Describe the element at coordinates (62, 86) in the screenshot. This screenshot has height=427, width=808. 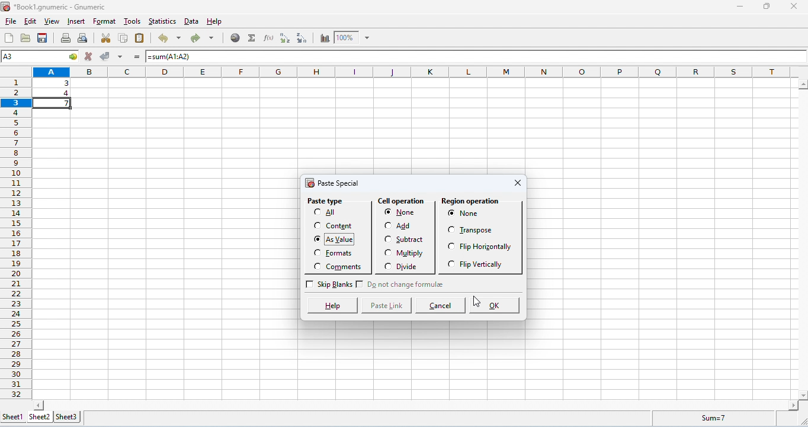
I see `data` at that location.